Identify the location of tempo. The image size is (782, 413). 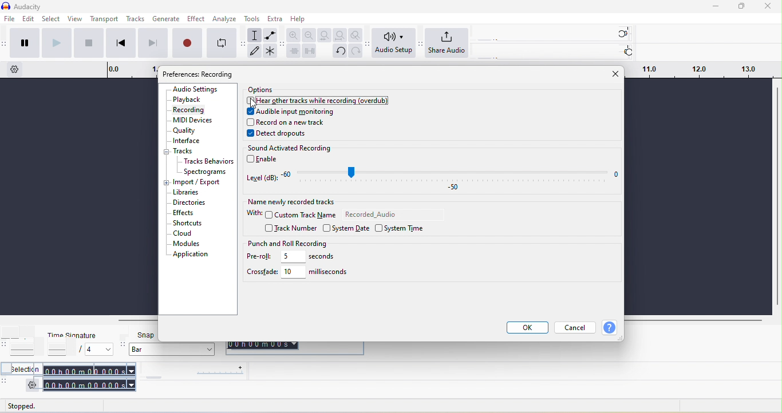
(28, 345).